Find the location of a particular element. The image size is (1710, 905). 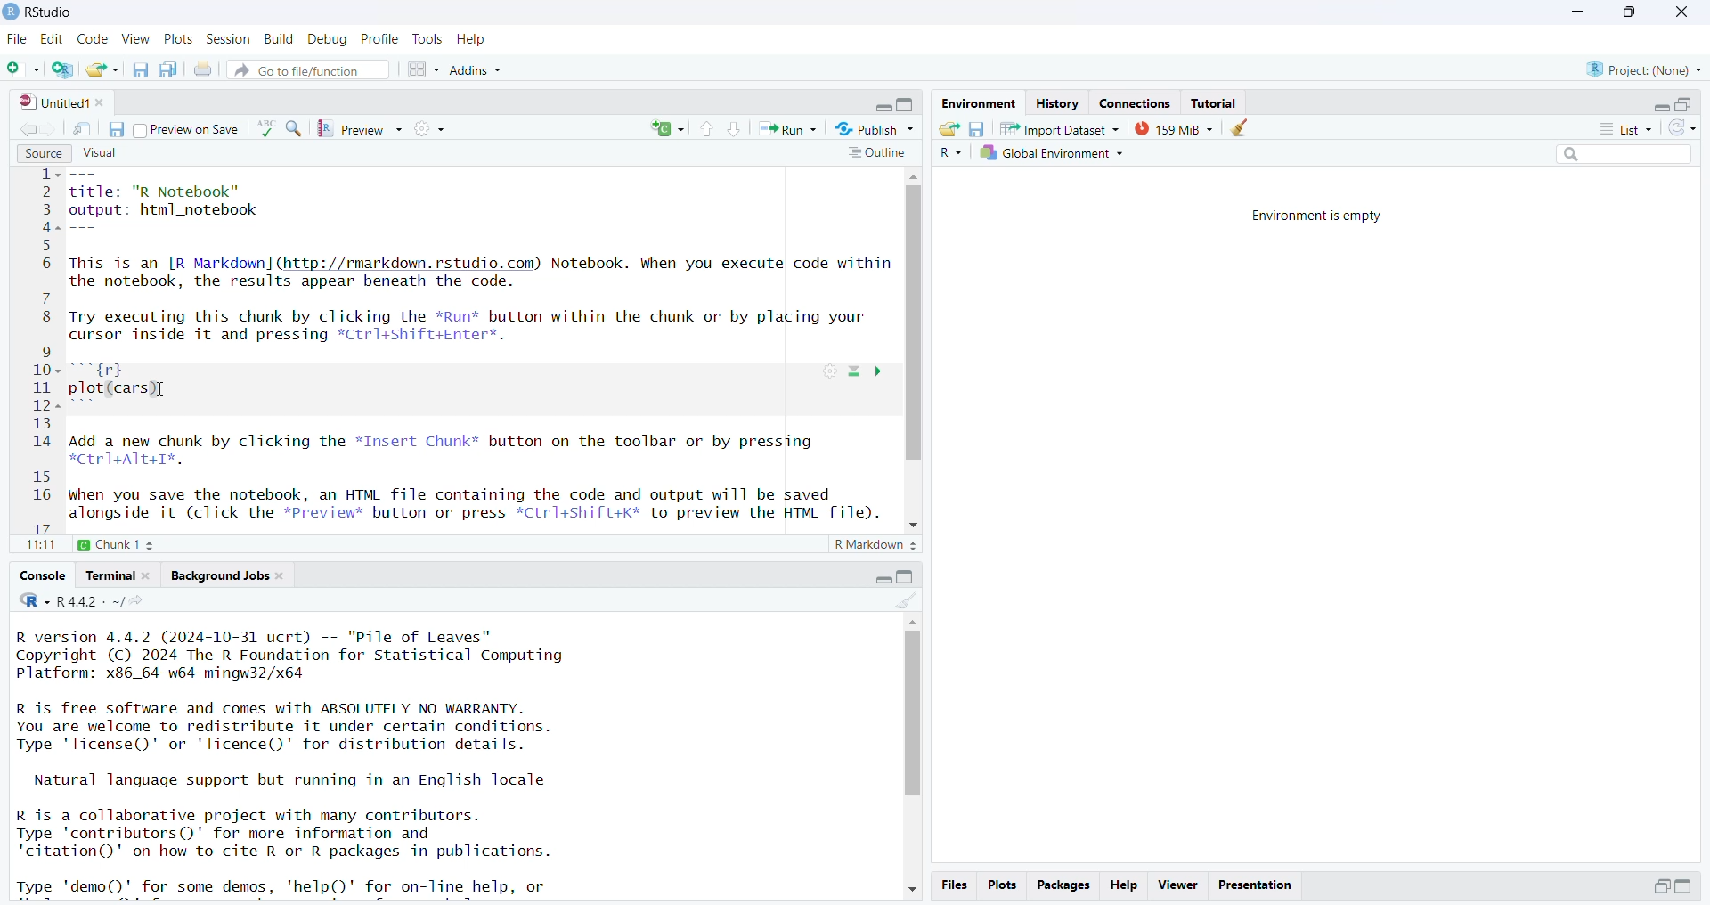

go to previous section is located at coordinates (706, 129).